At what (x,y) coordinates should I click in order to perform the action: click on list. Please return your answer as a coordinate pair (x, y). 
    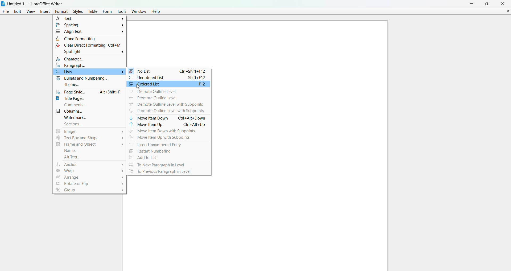
    Looking at the image, I should click on (89, 72).